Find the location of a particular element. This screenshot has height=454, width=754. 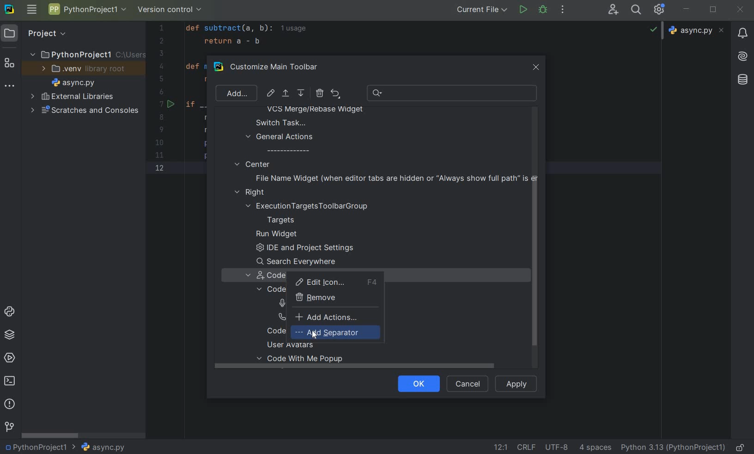

apply is located at coordinates (517, 383).